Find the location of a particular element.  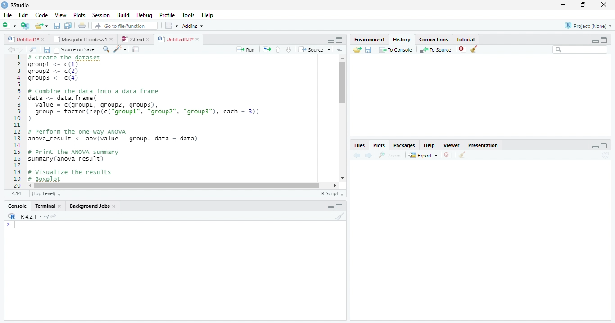

debug is located at coordinates (145, 16).